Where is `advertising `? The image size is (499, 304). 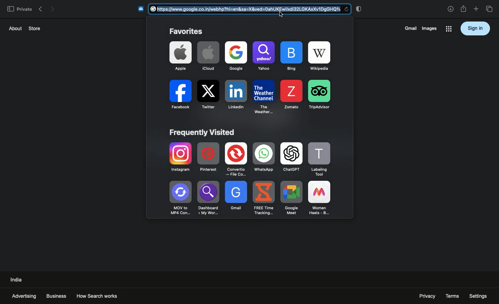
advertising  is located at coordinates (24, 296).